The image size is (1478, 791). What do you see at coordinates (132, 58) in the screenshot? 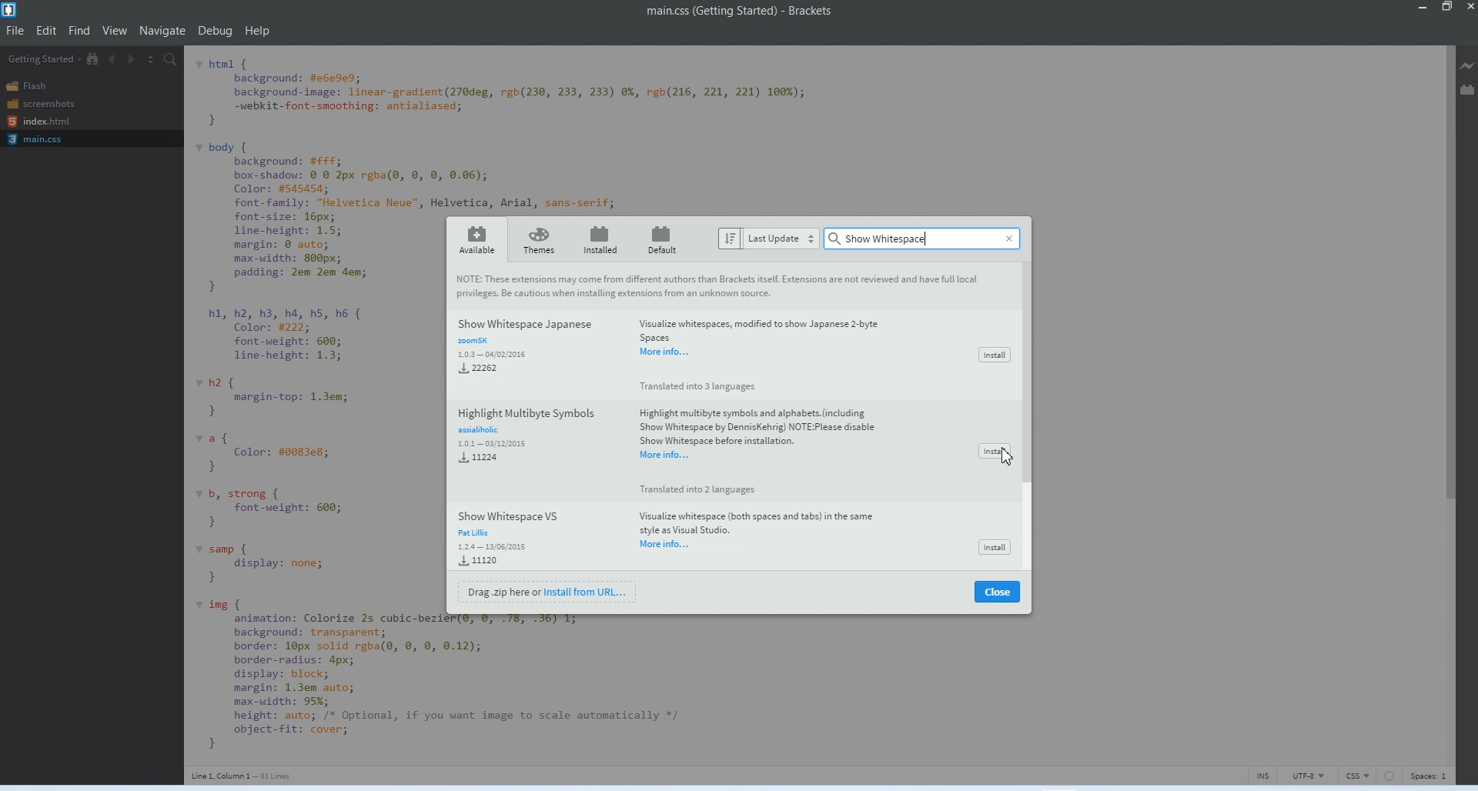
I see `Navigate Forwards ` at bounding box center [132, 58].